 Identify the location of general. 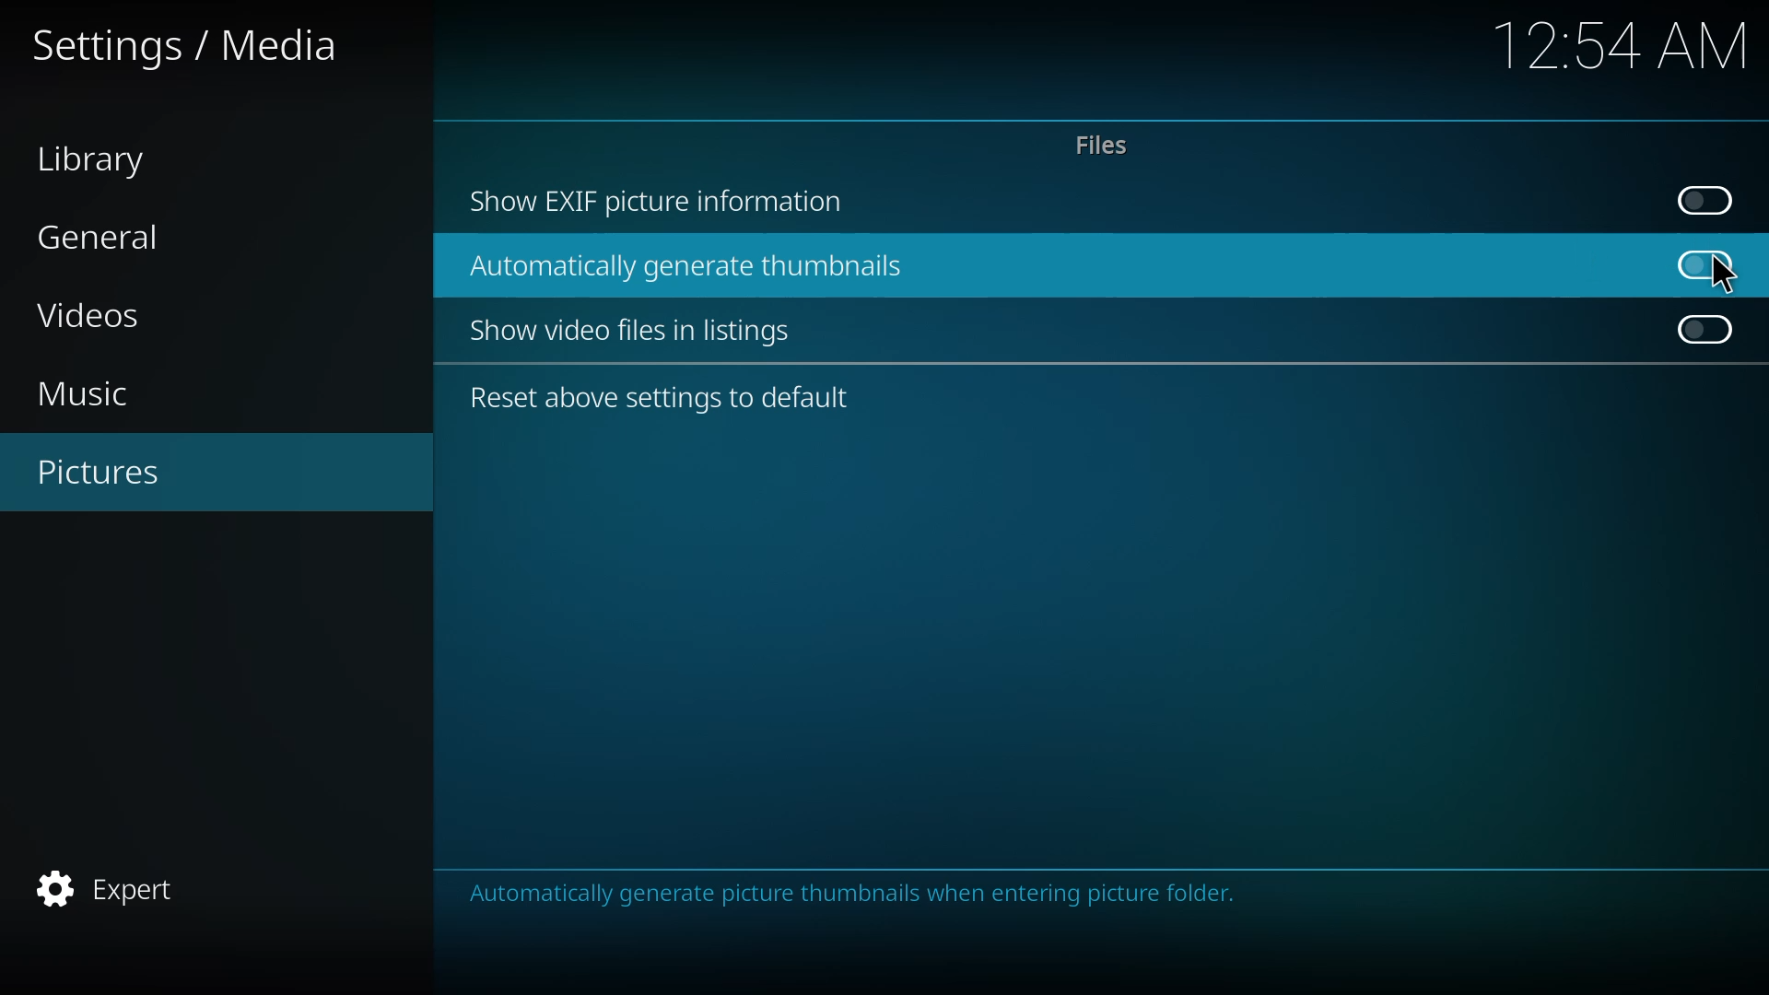
(109, 237).